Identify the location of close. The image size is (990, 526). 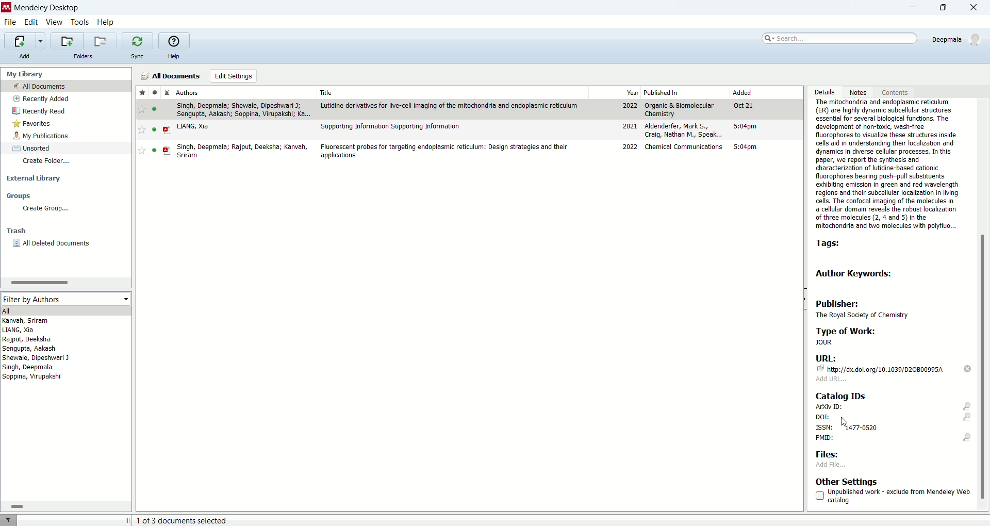
(977, 8).